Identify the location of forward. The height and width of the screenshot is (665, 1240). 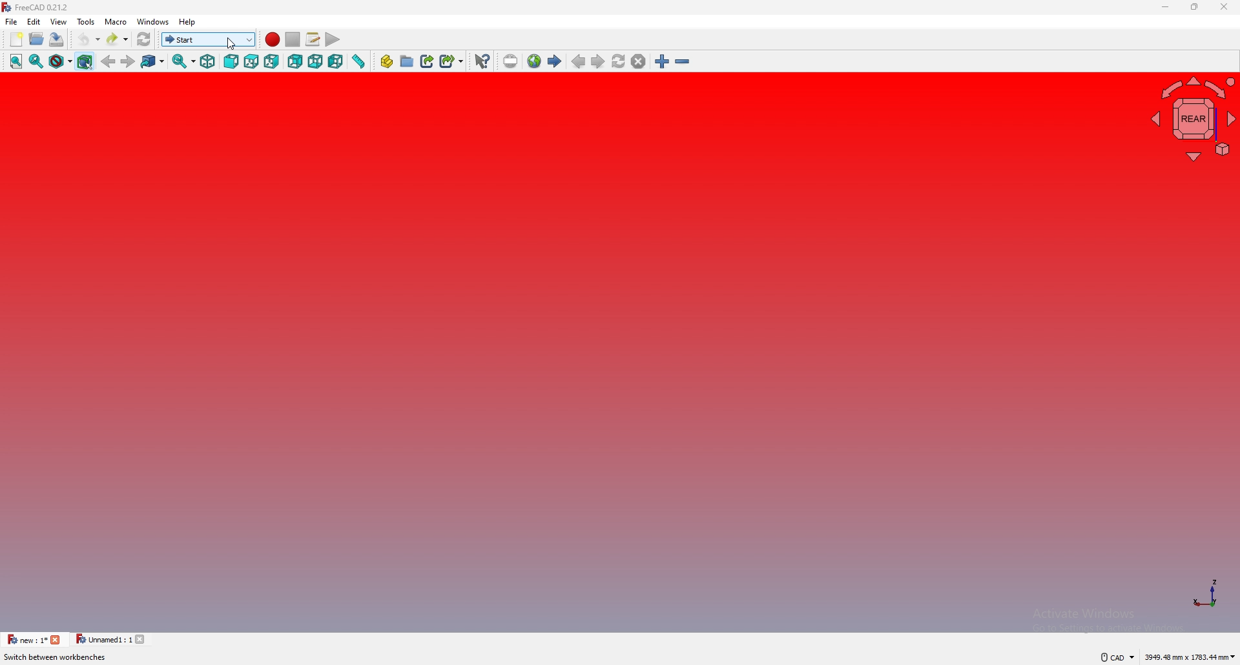
(129, 61).